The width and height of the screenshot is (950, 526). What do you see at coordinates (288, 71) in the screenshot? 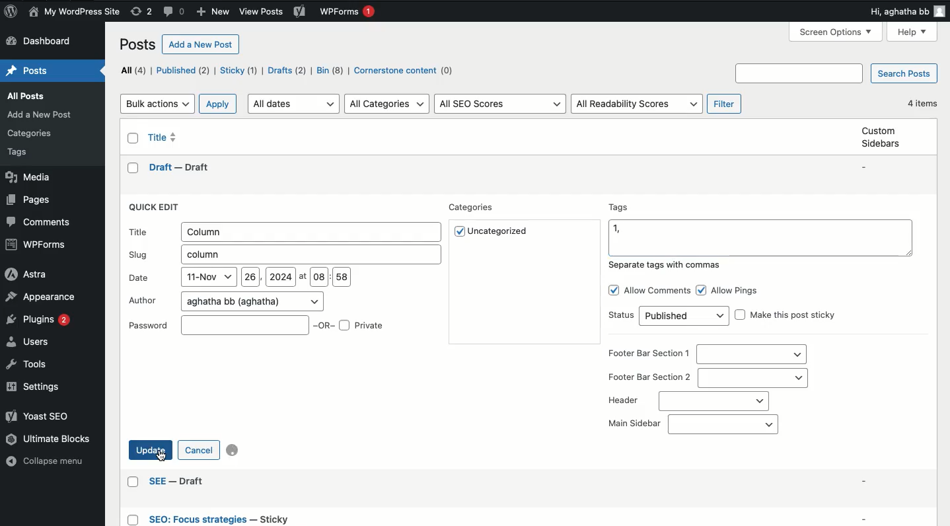
I see `Drafts` at bounding box center [288, 71].